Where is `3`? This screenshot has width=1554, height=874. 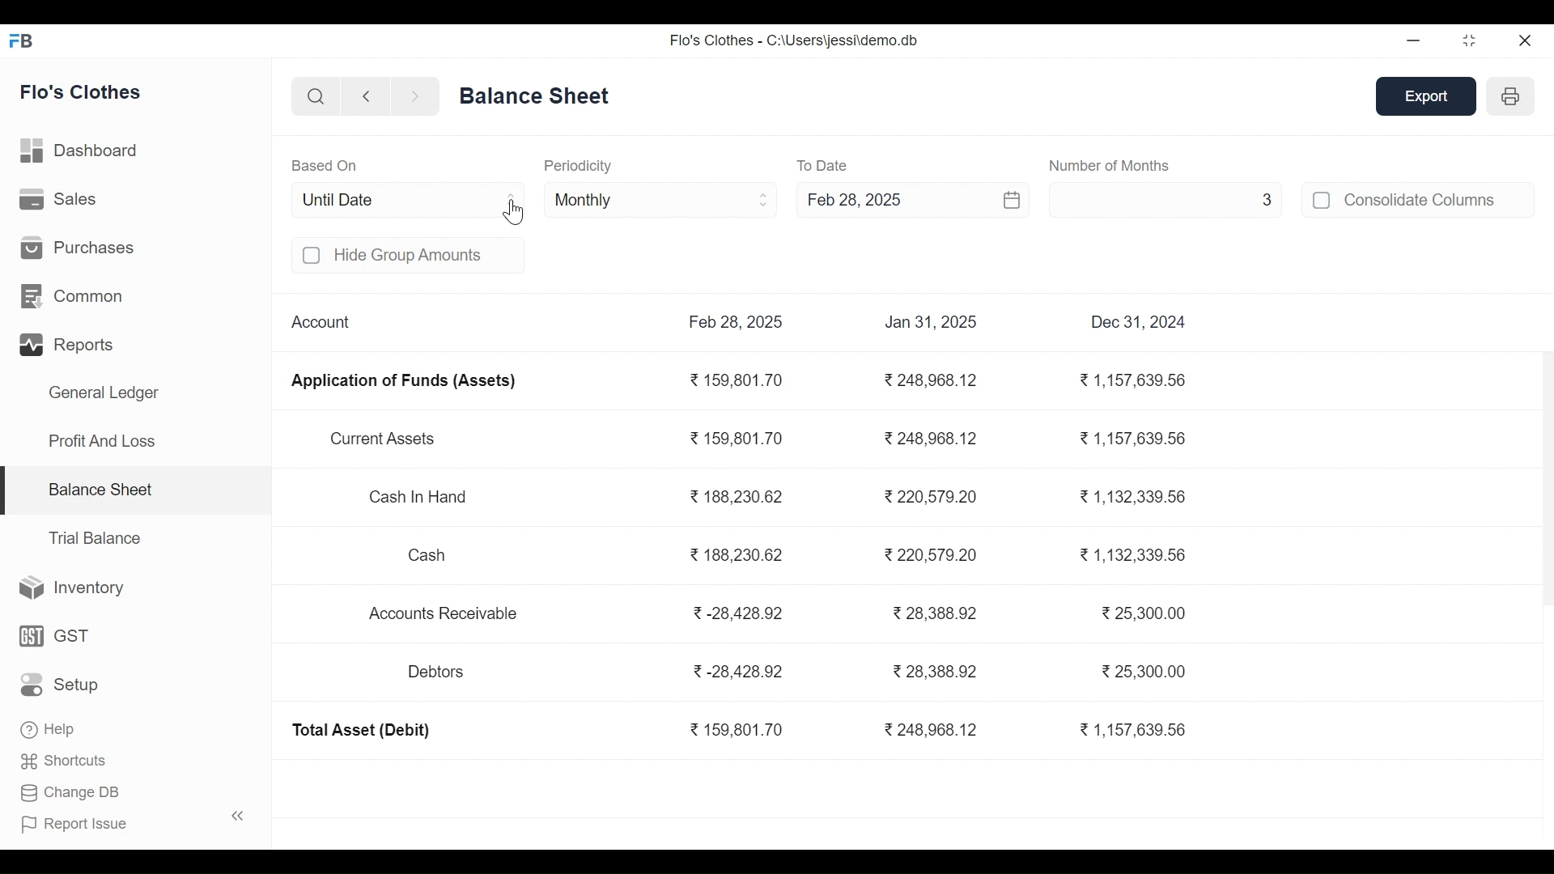 3 is located at coordinates (1165, 198).